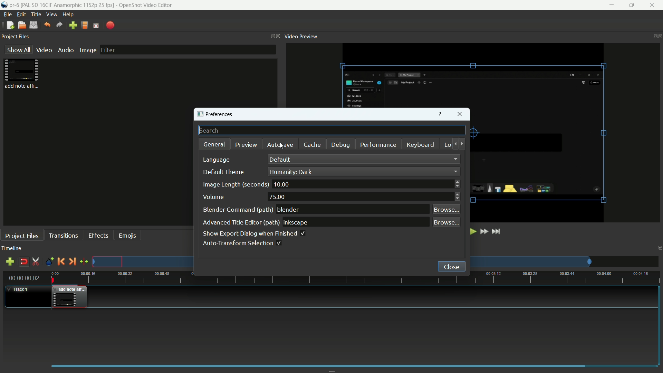 This screenshot has height=373, width=663. Describe the element at coordinates (36, 15) in the screenshot. I see `title menu` at that location.